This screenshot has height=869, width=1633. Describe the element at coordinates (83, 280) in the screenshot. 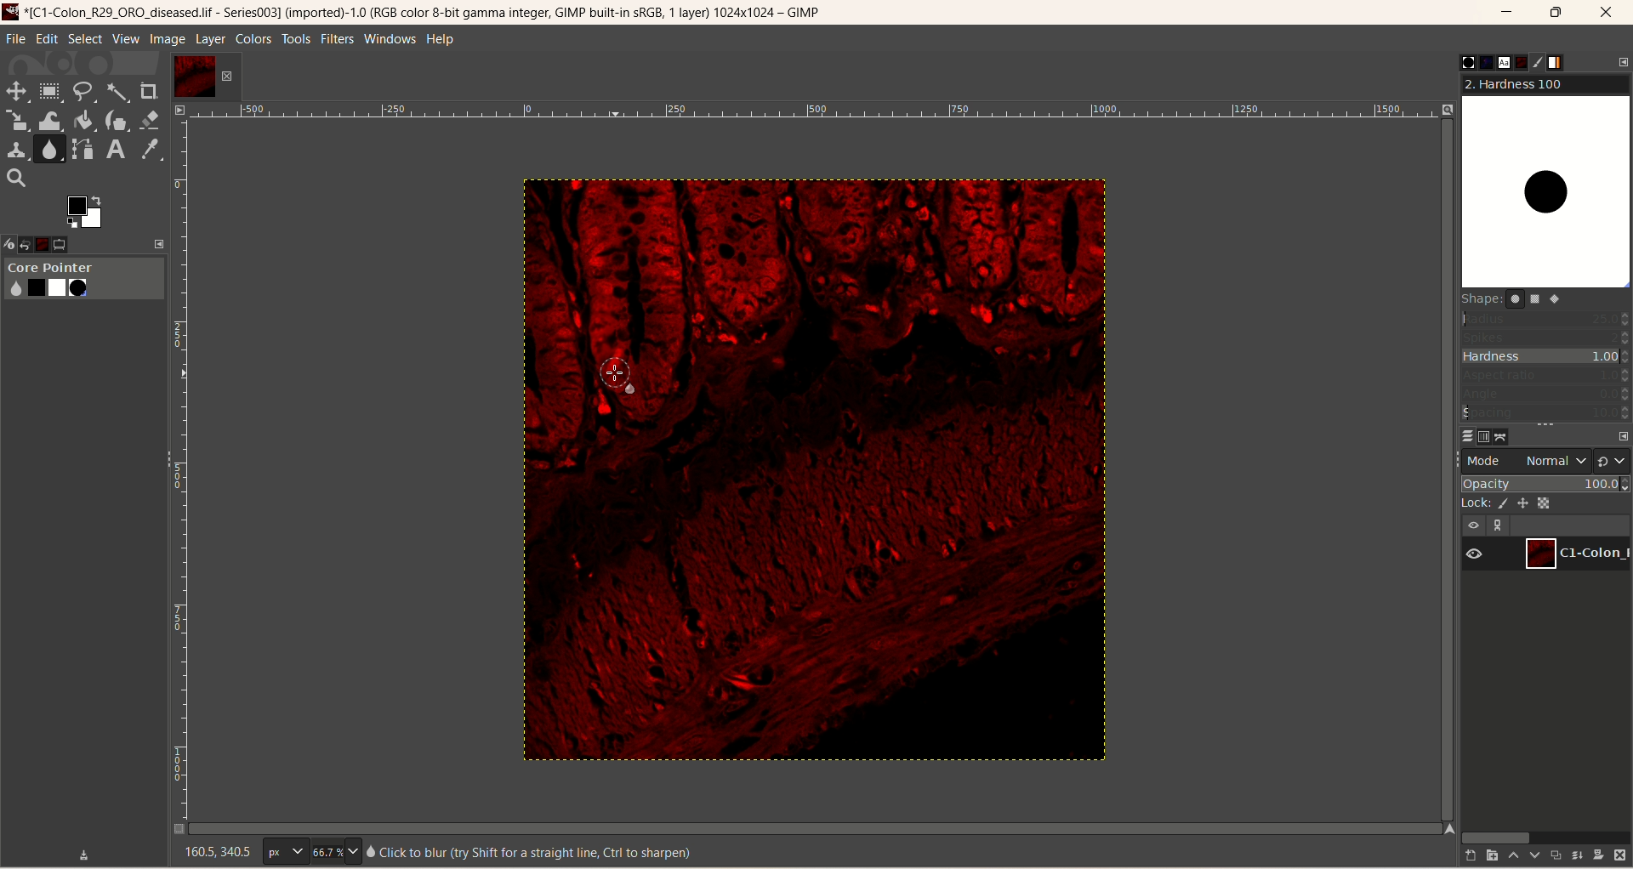

I see `core pointer` at that location.